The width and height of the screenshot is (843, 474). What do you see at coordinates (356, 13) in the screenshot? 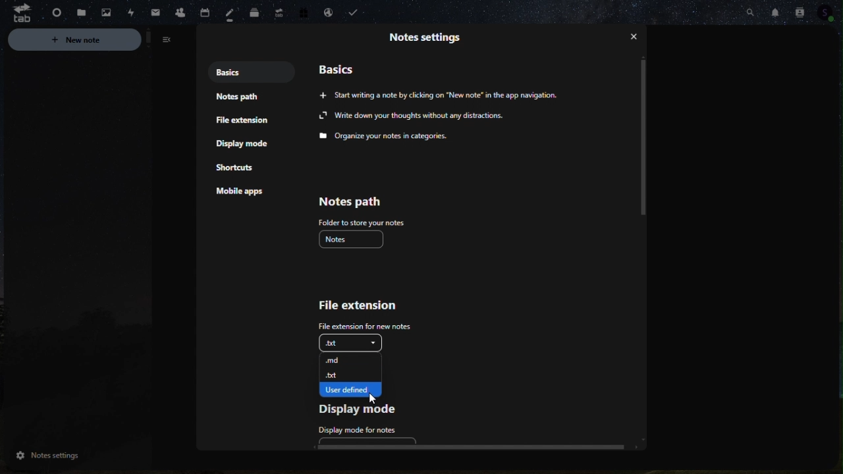
I see `Task` at bounding box center [356, 13].